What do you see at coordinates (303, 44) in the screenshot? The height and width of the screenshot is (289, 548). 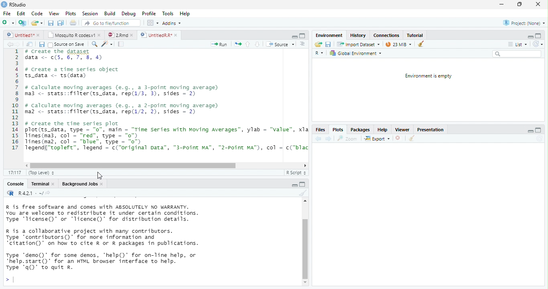 I see `Document outline` at bounding box center [303, 44].